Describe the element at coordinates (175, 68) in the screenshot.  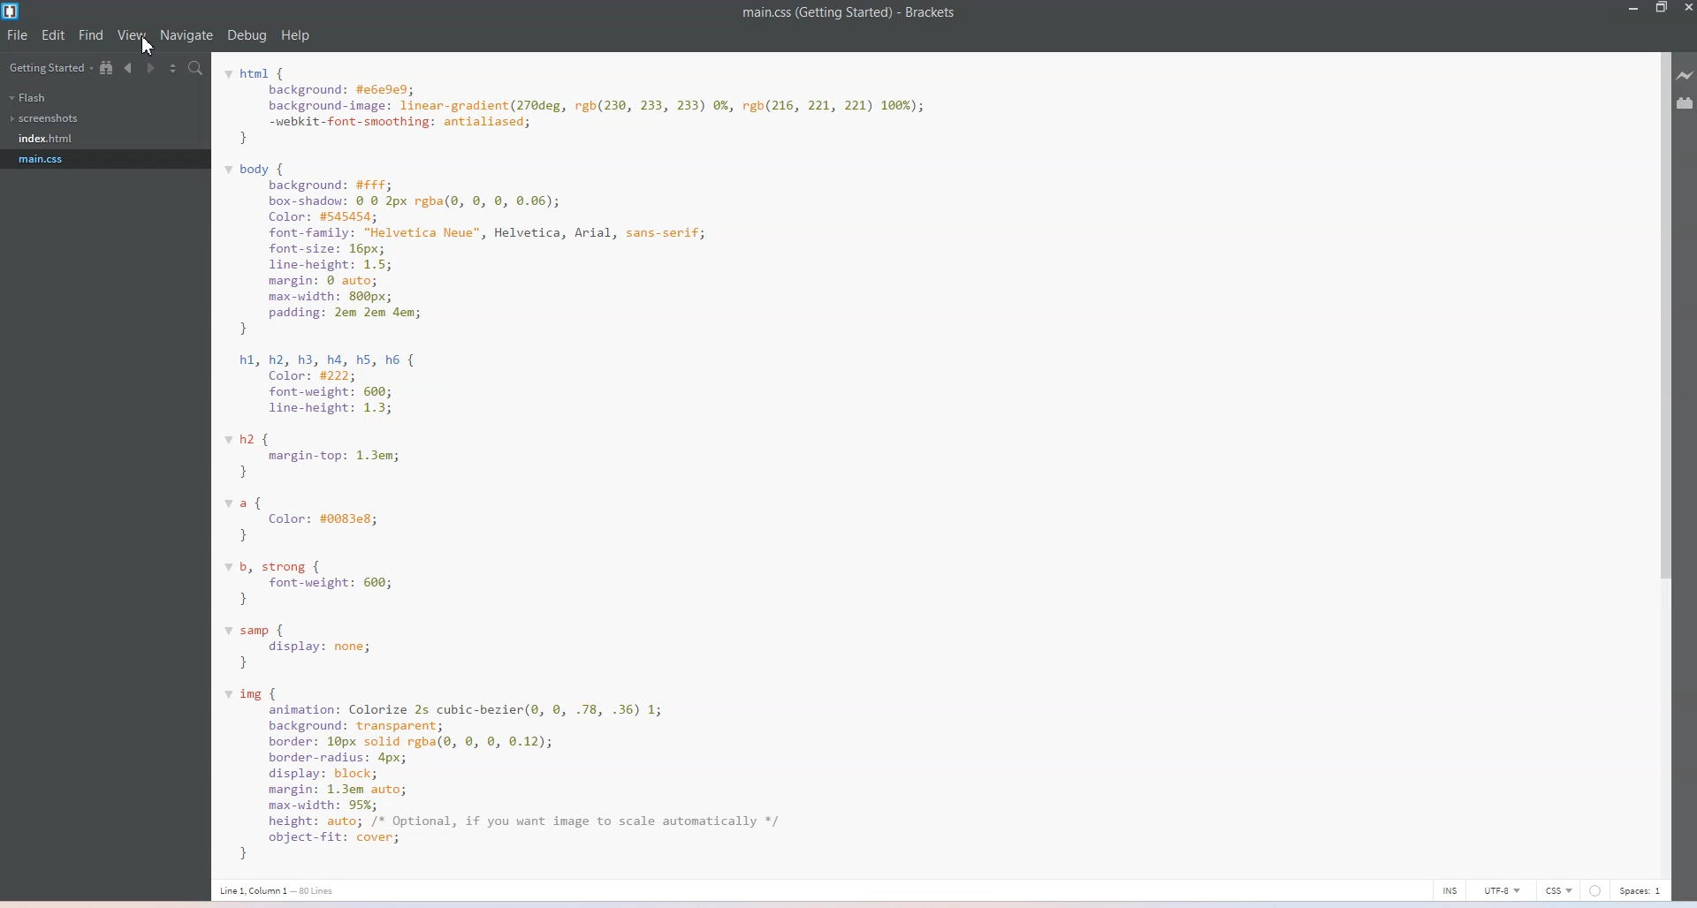
I see `Split screen vertically and Horizontally` at that location.